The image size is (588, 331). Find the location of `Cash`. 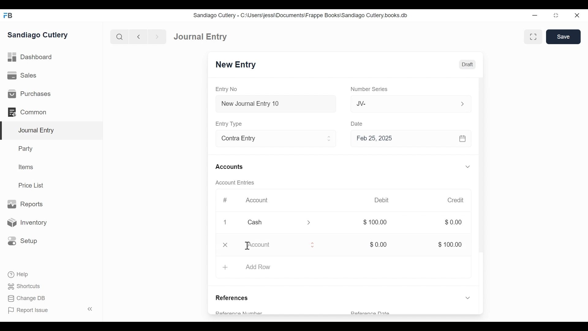

Cash is located at coordinates (269, 223).